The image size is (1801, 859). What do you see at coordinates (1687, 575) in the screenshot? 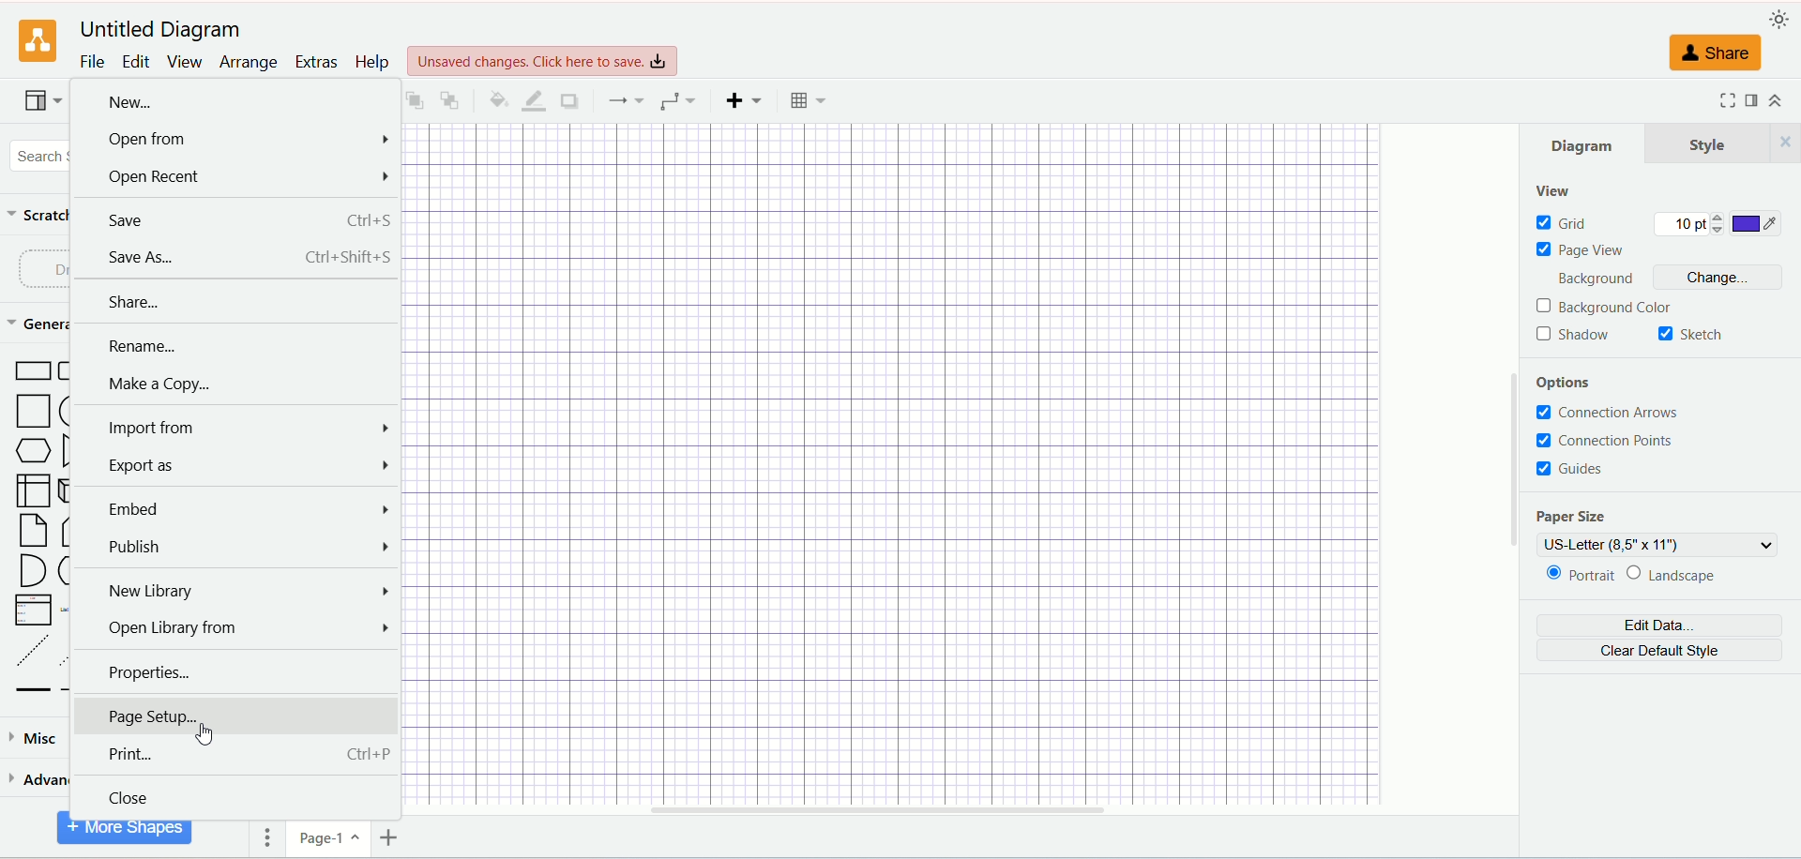
I see `landscape` at bounding box center [1687, 575].